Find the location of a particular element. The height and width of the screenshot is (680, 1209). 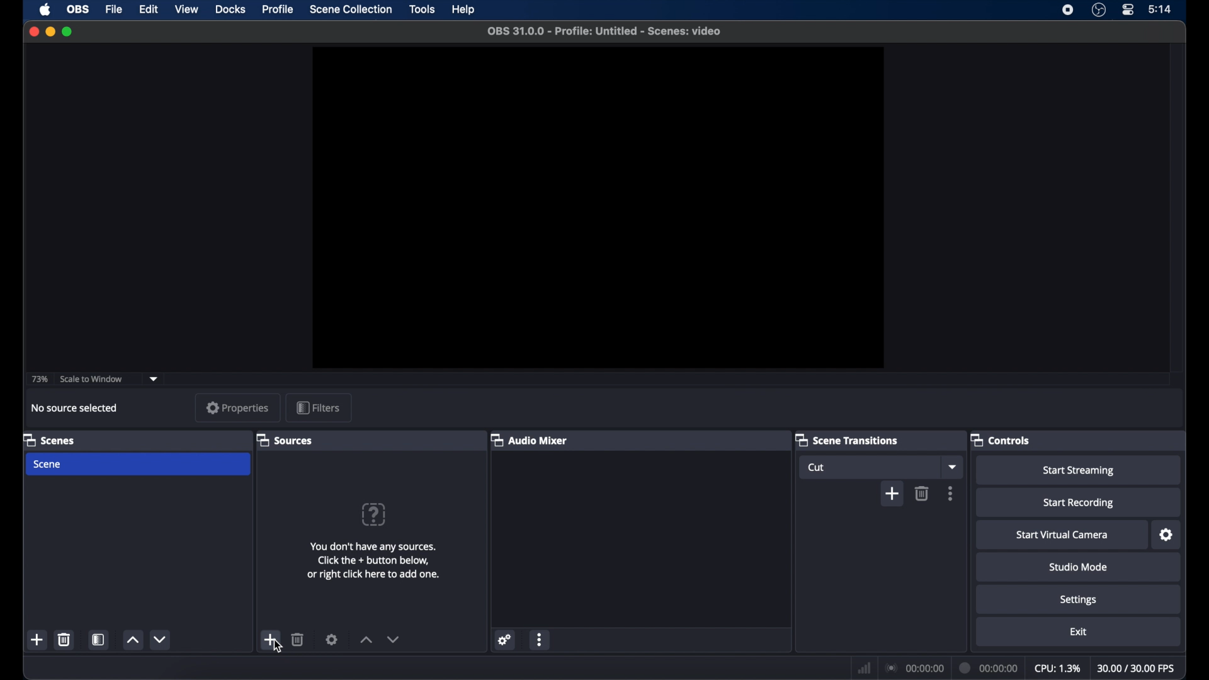

close is located at coordinates (33, 31).